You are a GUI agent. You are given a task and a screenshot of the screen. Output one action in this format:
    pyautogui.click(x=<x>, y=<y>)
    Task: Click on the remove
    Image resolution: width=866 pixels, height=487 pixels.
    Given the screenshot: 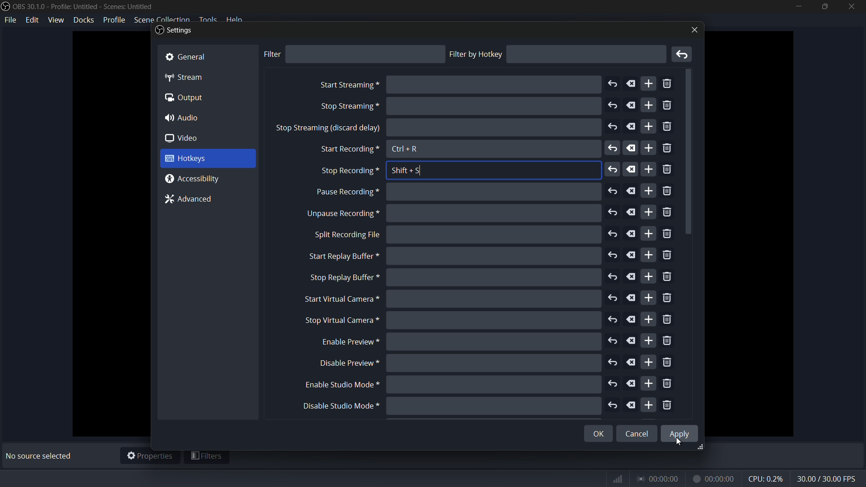 What is the action you would take?
    pyautogui.click(x=668, y=106)
    